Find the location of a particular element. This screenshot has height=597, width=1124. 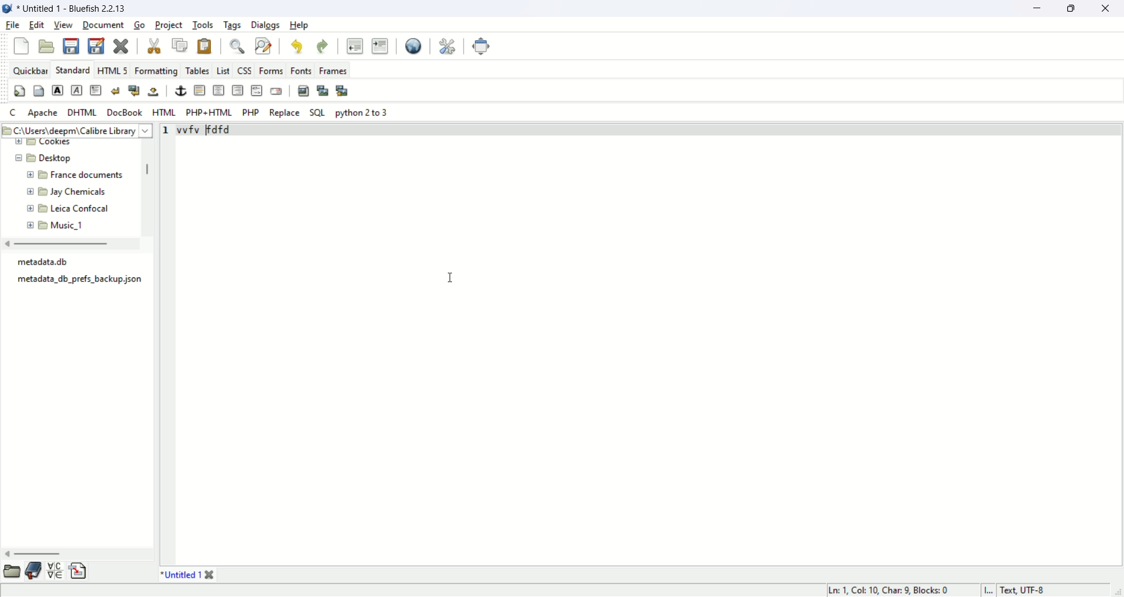

right justify is located at coordinates (237, 90).